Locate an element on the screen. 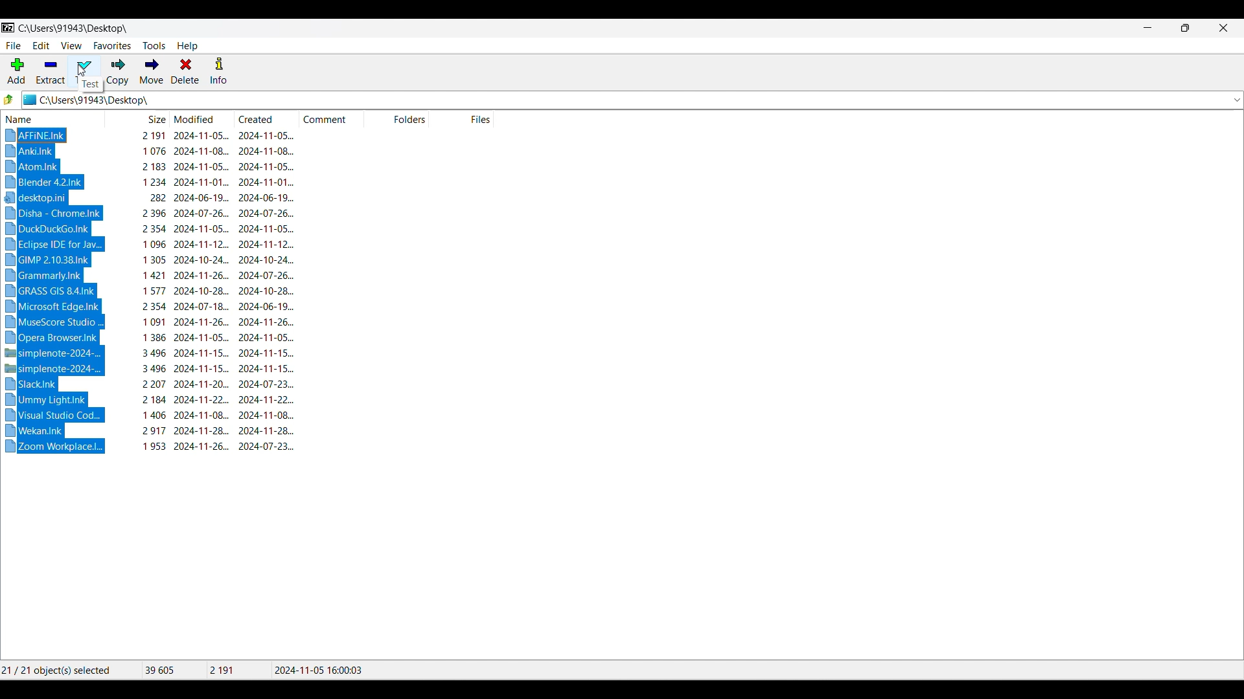  Close interface is located at coordinates (1223, 28).